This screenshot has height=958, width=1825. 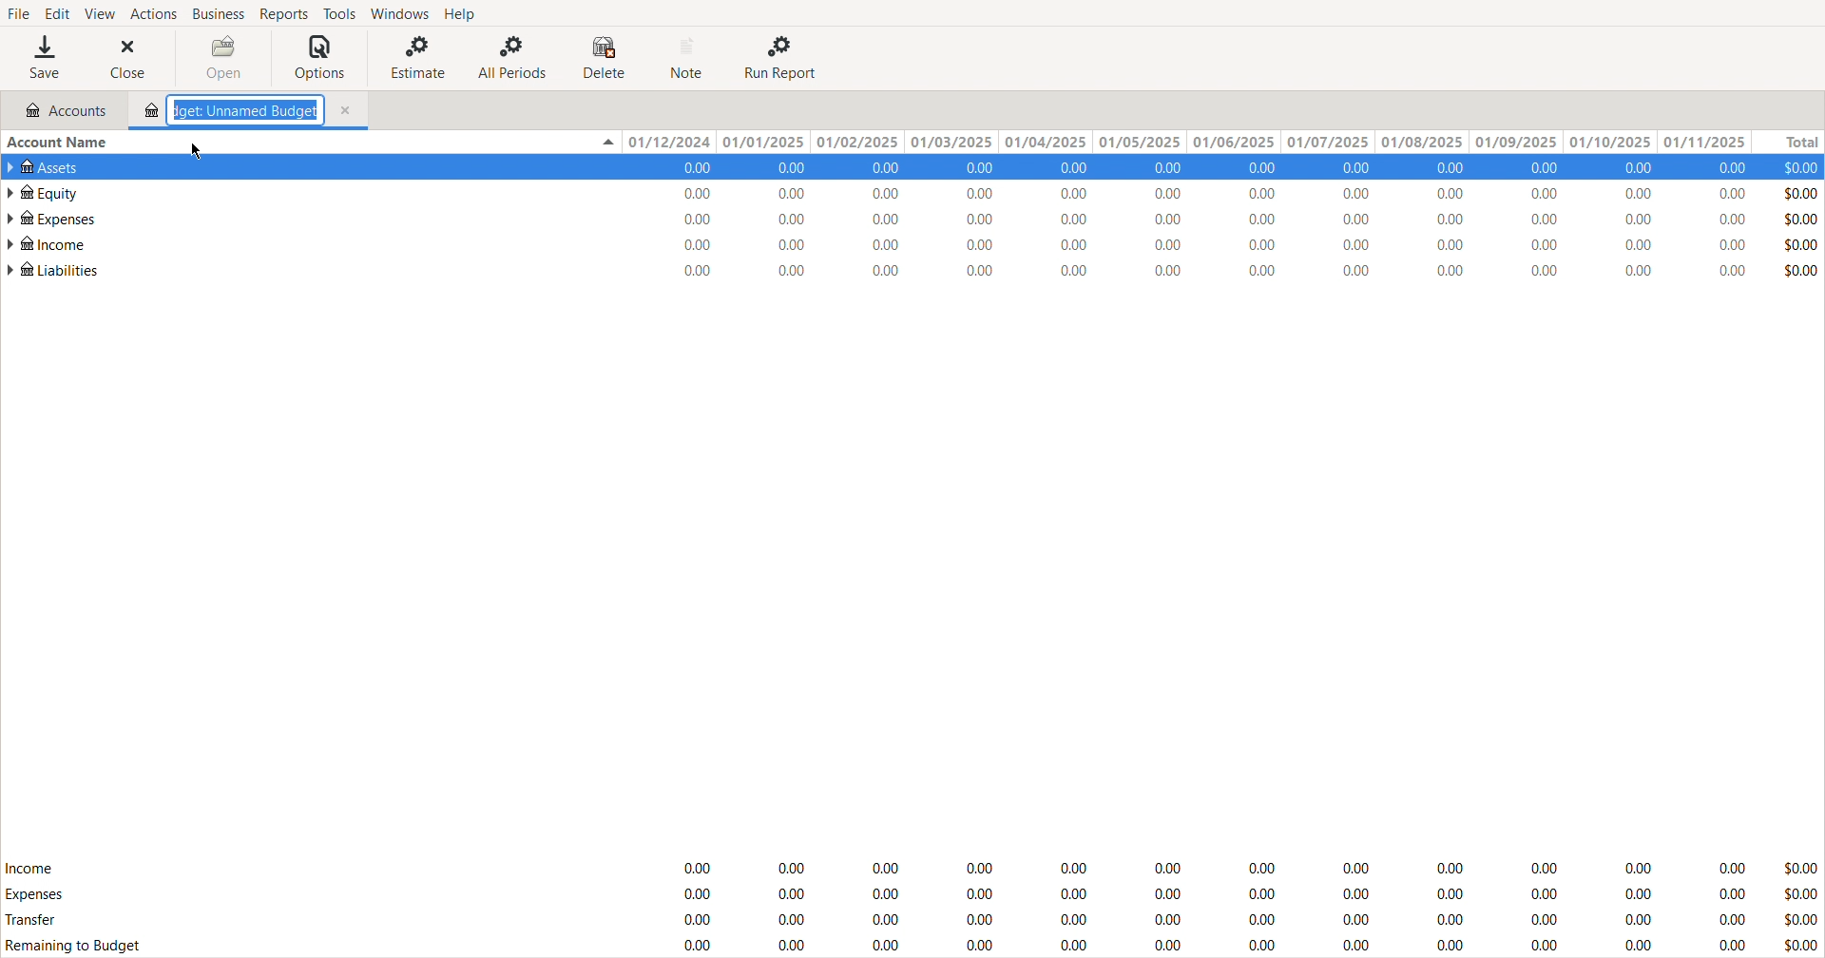 I want to click on Expenses, so click(x=34, y=893).